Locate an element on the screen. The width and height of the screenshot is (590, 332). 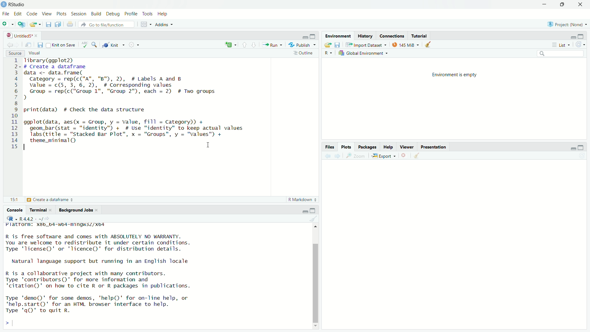
Session is located at coordinates (80, 14).